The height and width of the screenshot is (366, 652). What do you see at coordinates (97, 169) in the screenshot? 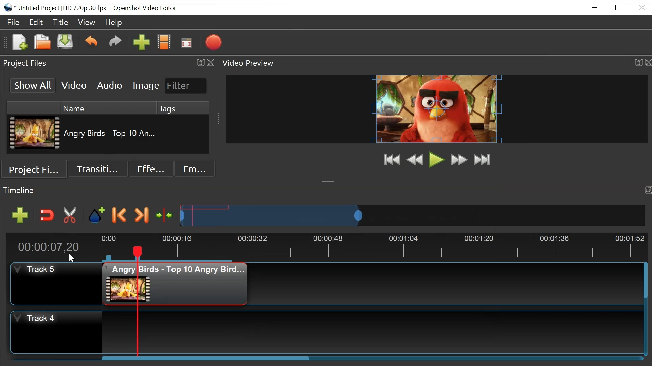
I see `Transition` at bounding box center [97, 169].